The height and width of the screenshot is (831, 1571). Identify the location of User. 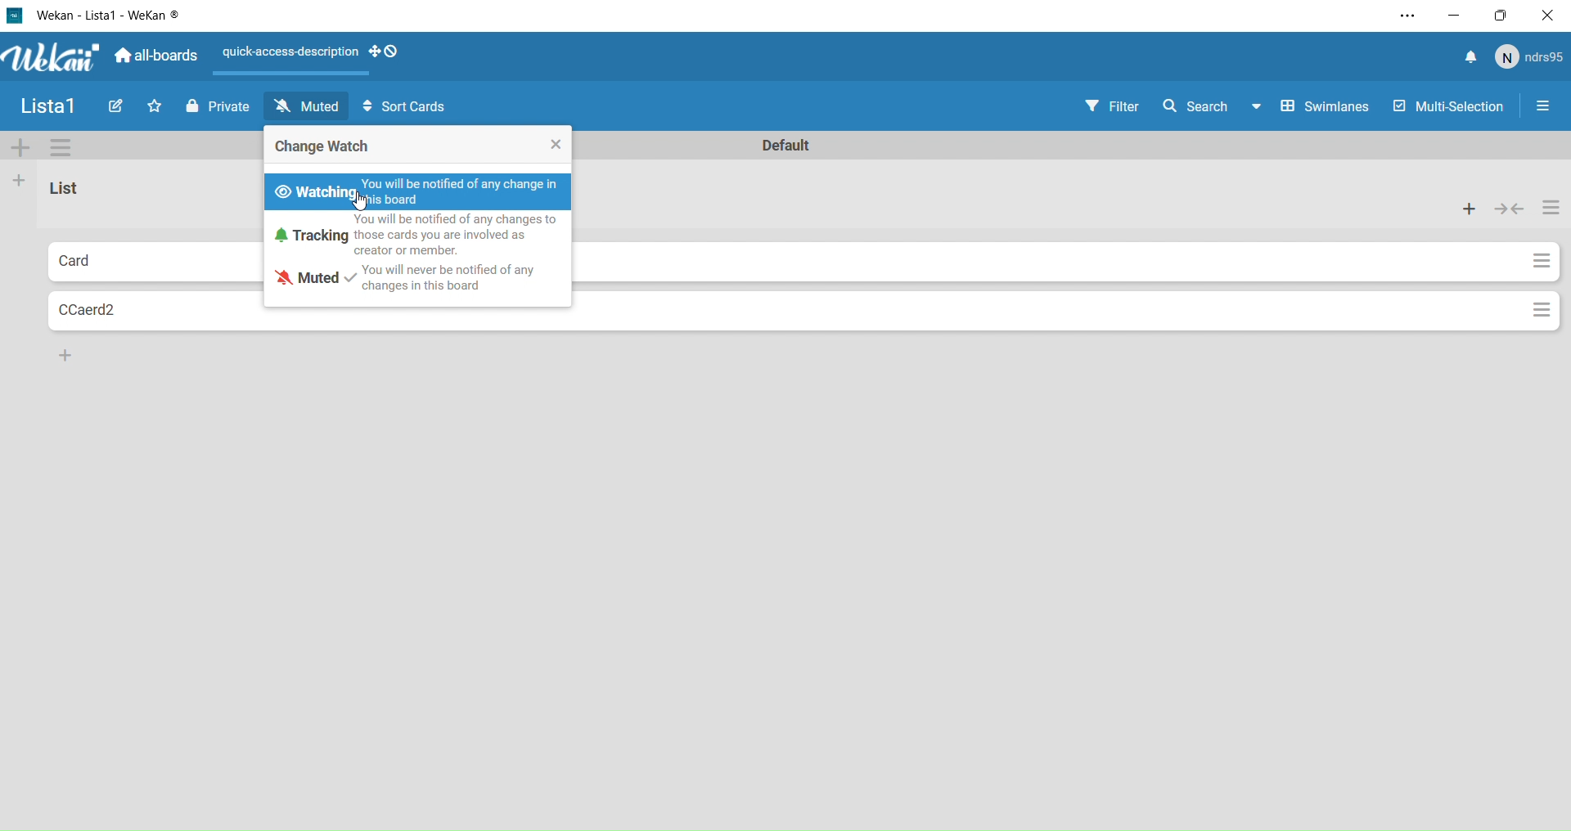
(1533, 58).